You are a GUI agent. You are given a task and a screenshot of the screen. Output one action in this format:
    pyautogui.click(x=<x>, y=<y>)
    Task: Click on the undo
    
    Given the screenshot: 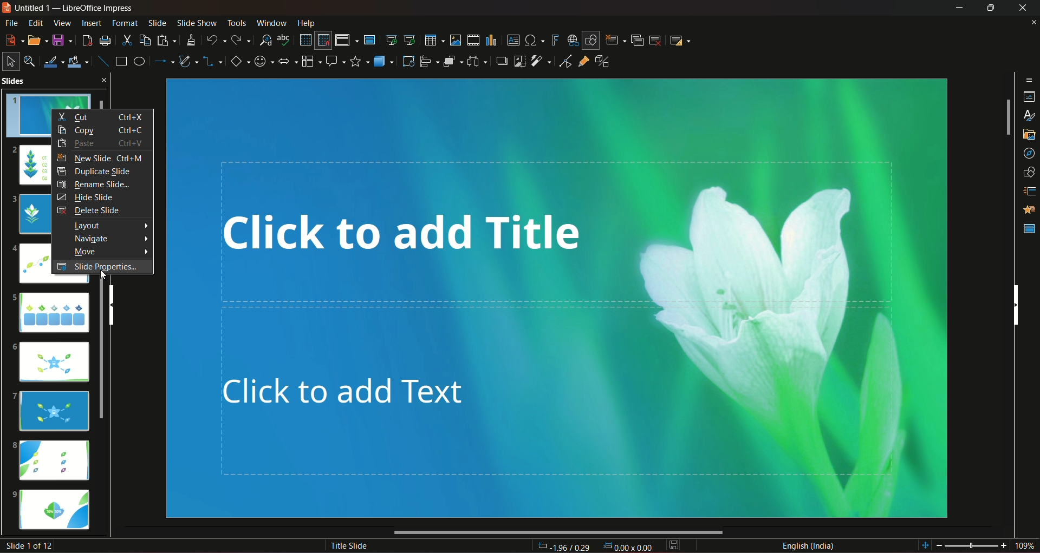 What is the action you would take?
    pyautogui.click(x=216, y=39)
    